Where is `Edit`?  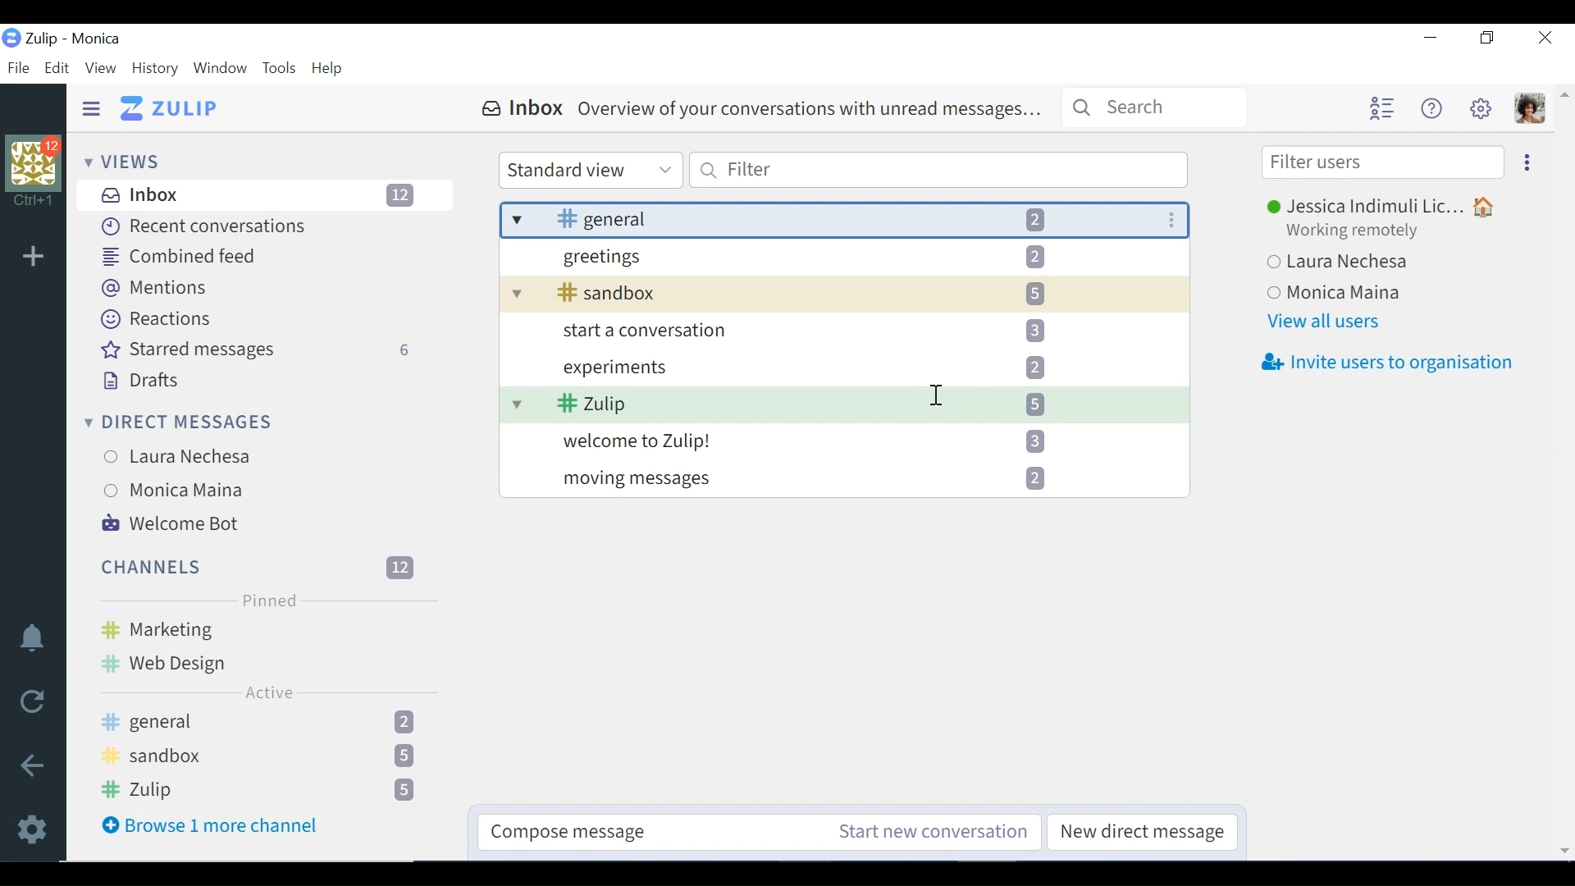 Edit is located at coordinates (58, 68).